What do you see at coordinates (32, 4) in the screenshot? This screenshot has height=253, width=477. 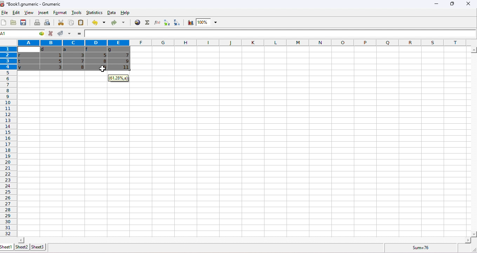 I see `title` at bounding box center [32, 4].